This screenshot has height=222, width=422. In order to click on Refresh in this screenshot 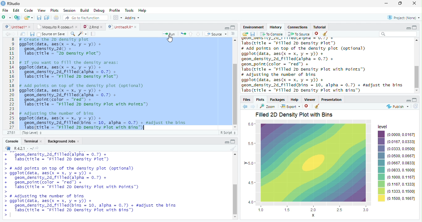, I will do `click(416, 106)`.